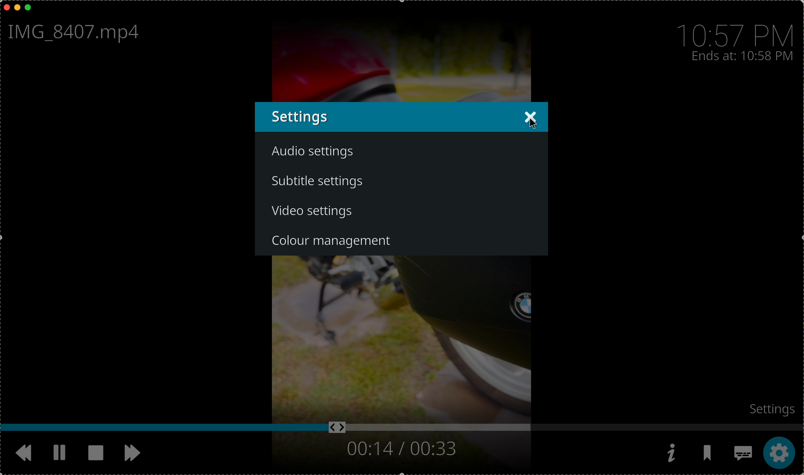 The image size is (804, 475). What do you see at coordinates (5, 7) in the screenshot?
I see `close ` at bounding box center [5, 7].